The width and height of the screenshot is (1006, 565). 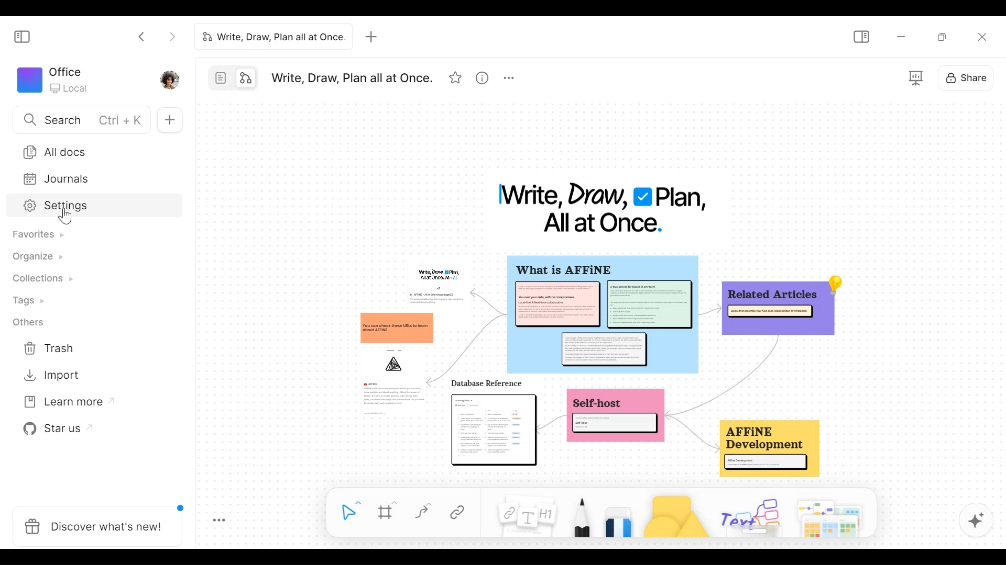 I want to click on Trash, so click(x=52, y=348).